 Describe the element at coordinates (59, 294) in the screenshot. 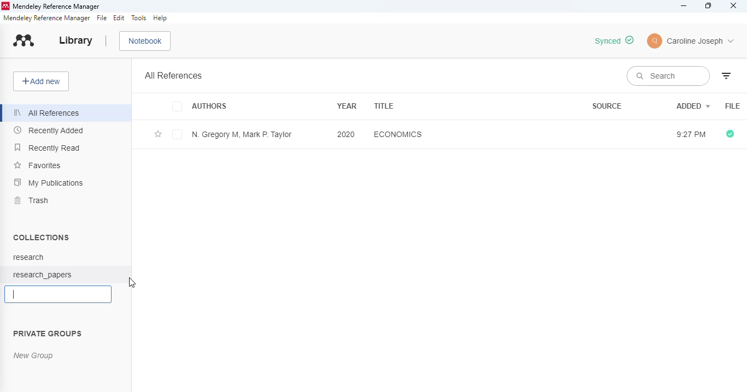

I see `new collection` at that location.